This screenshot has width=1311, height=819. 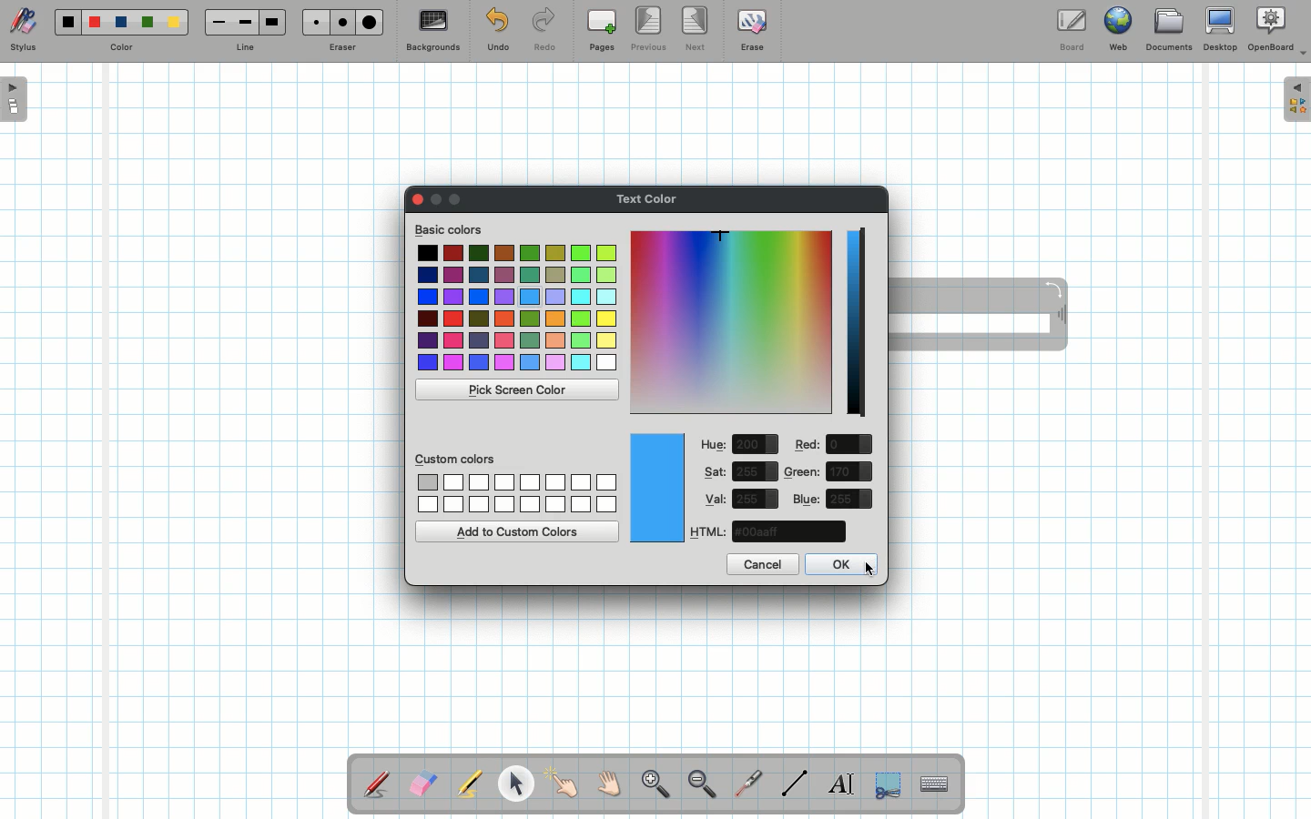 What do you see at coordinates (650, 30) in the screenshot?
I see `Previous` at bounding box center [650, 30].